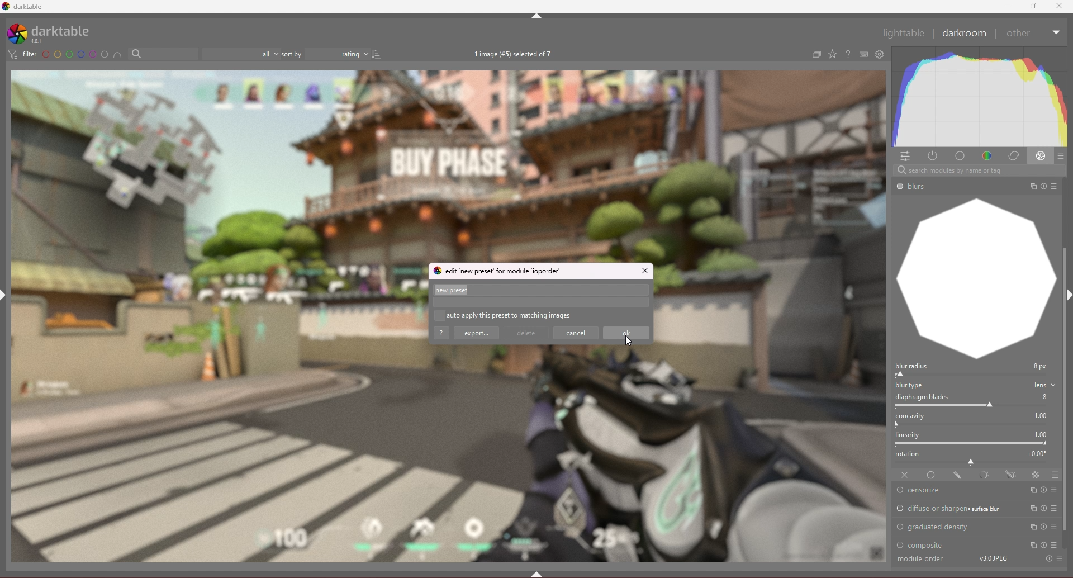  What do you see at coordinates (1046, 187) in the screenshot?
I see `` at bounding box center [1046, 187].